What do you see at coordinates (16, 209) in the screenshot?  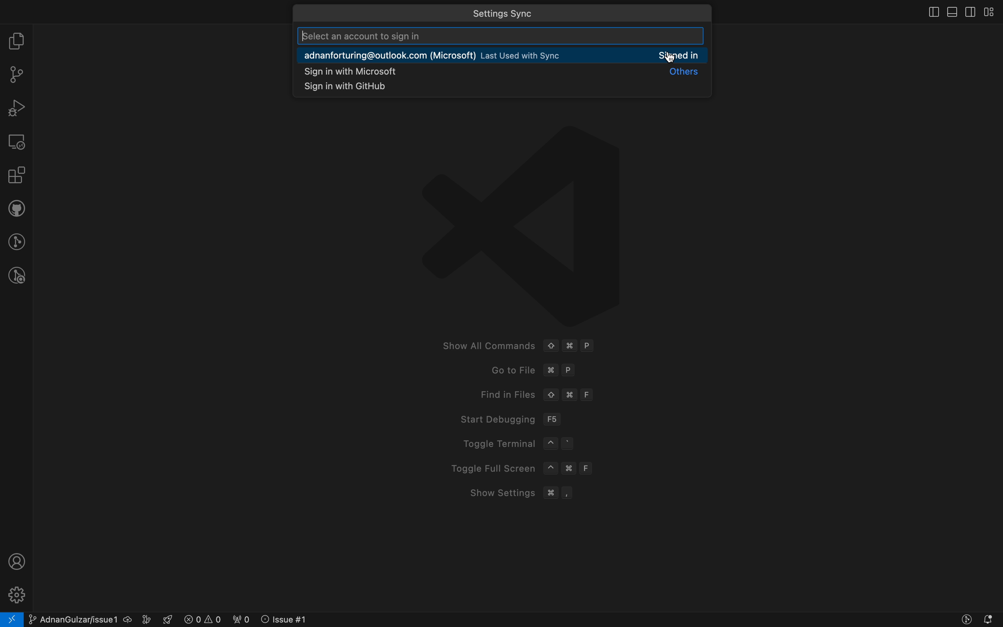 I see `github pull request and issues` at bounding box center [16, 209].